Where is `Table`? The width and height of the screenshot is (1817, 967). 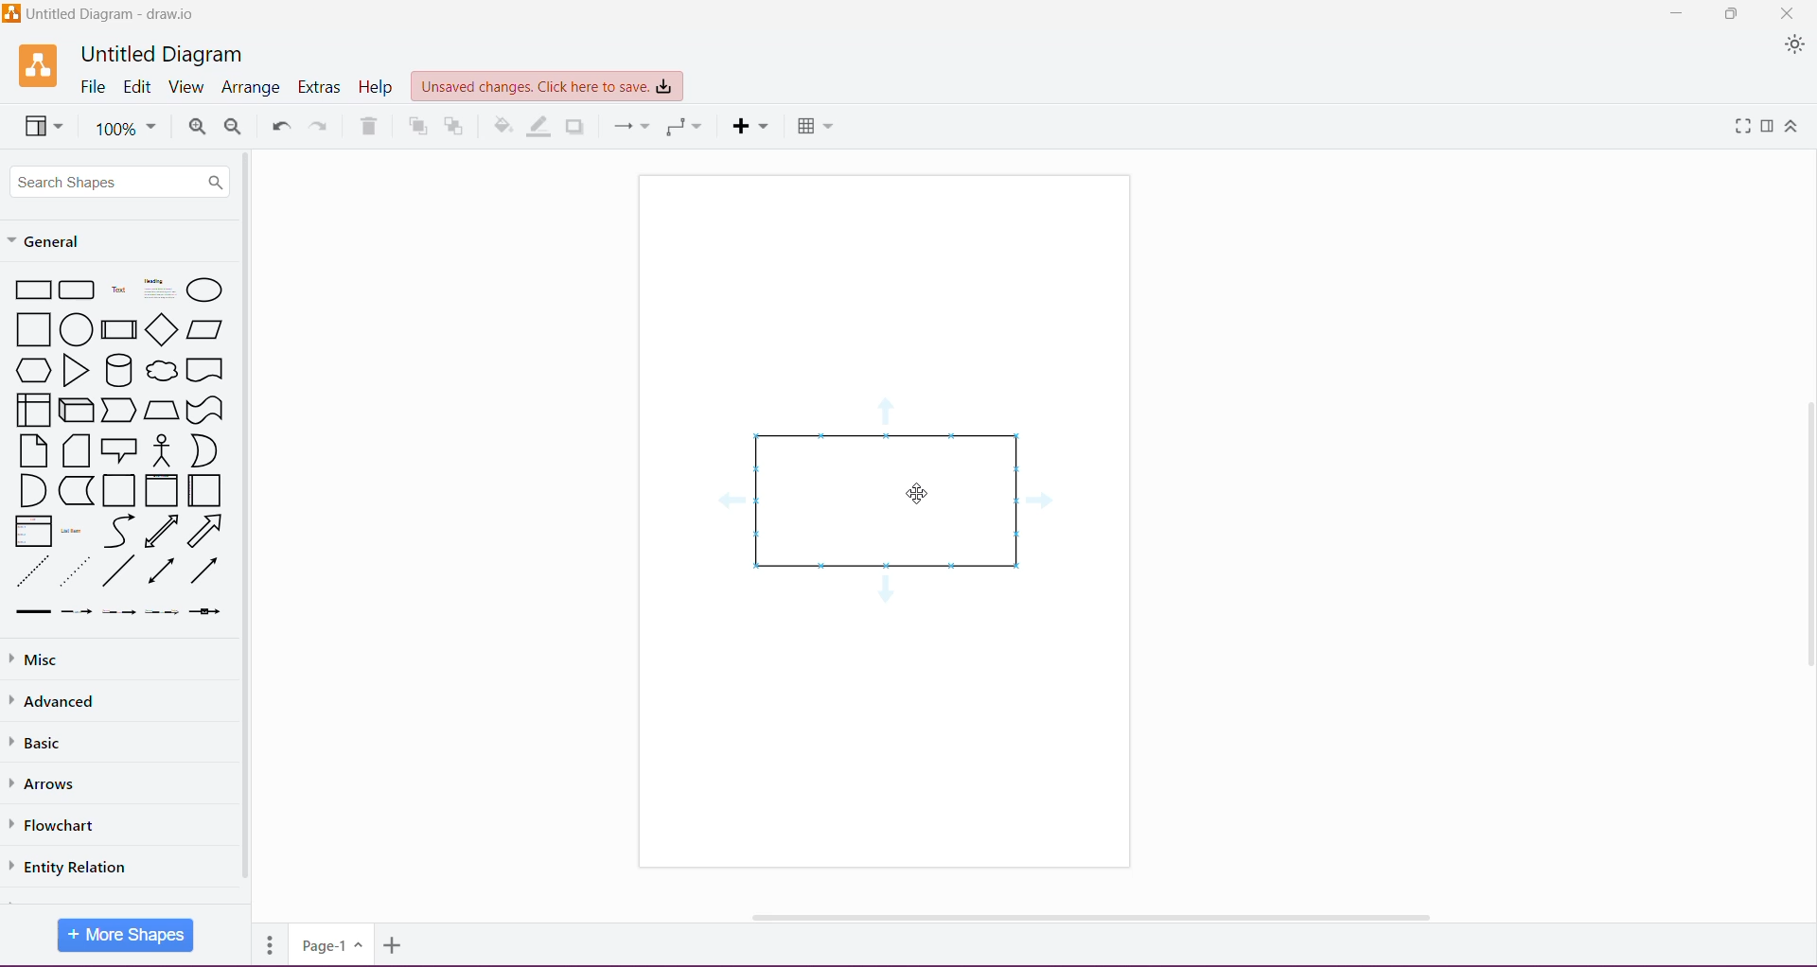 Table is located at coordinates (818, 129).